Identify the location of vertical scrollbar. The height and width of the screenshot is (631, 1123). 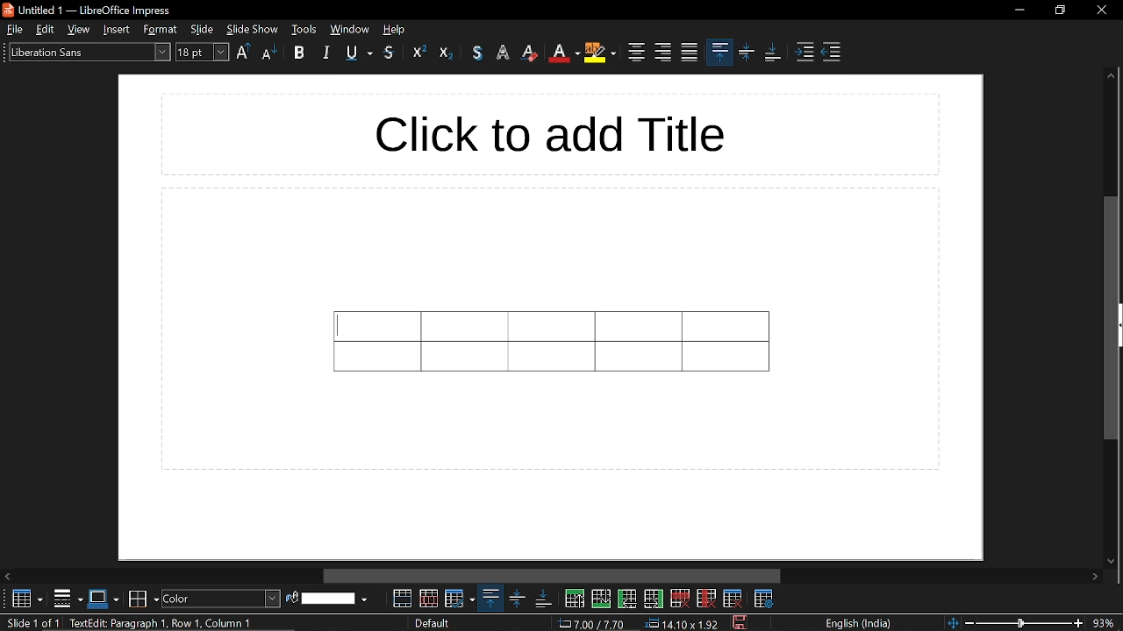
(1108, 319).